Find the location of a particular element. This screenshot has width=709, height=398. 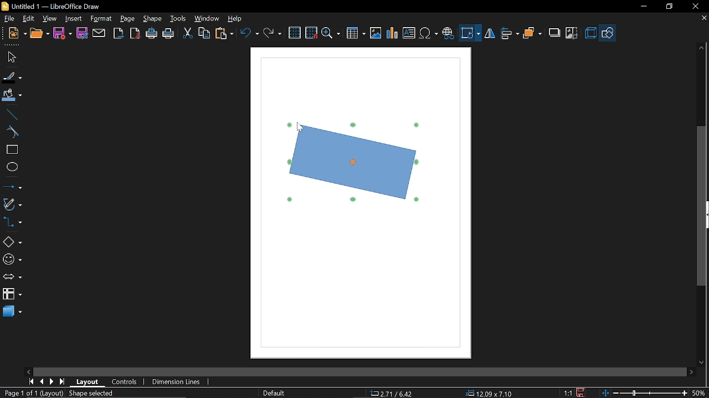

arrows is located at coordinates (12, 278).